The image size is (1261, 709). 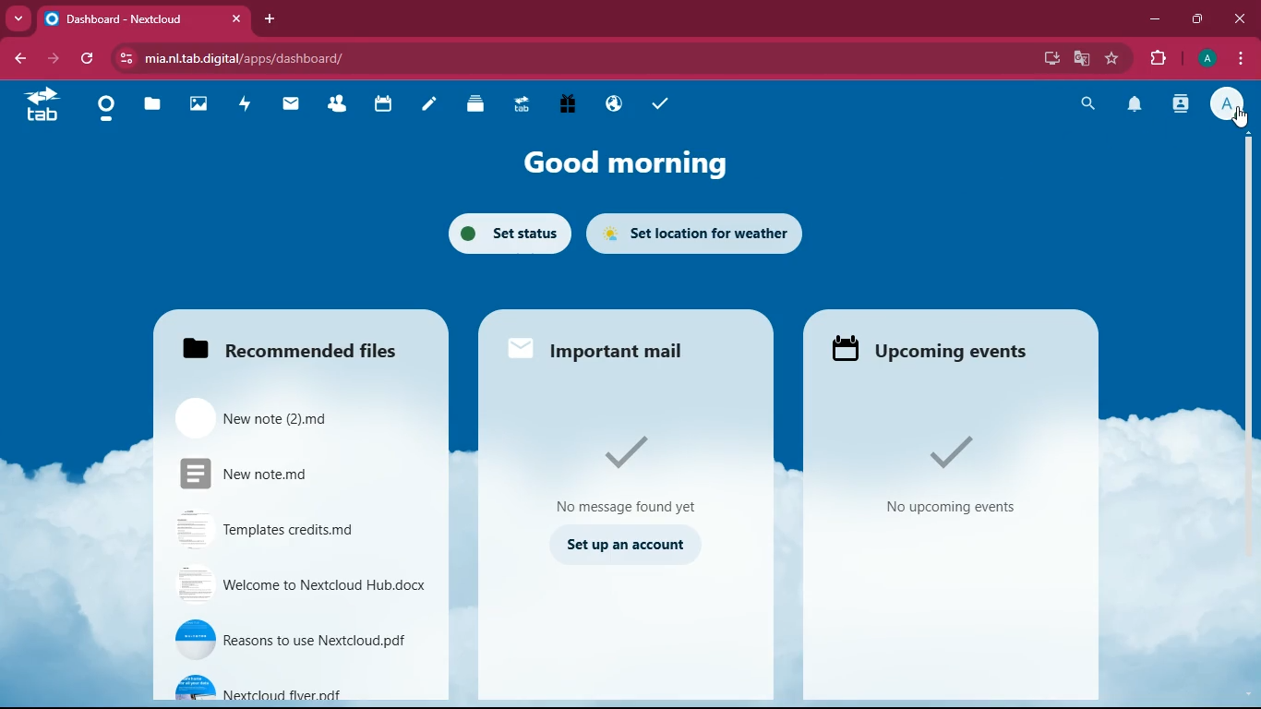 I want to click on Contacts, so click(x=338, y=105).